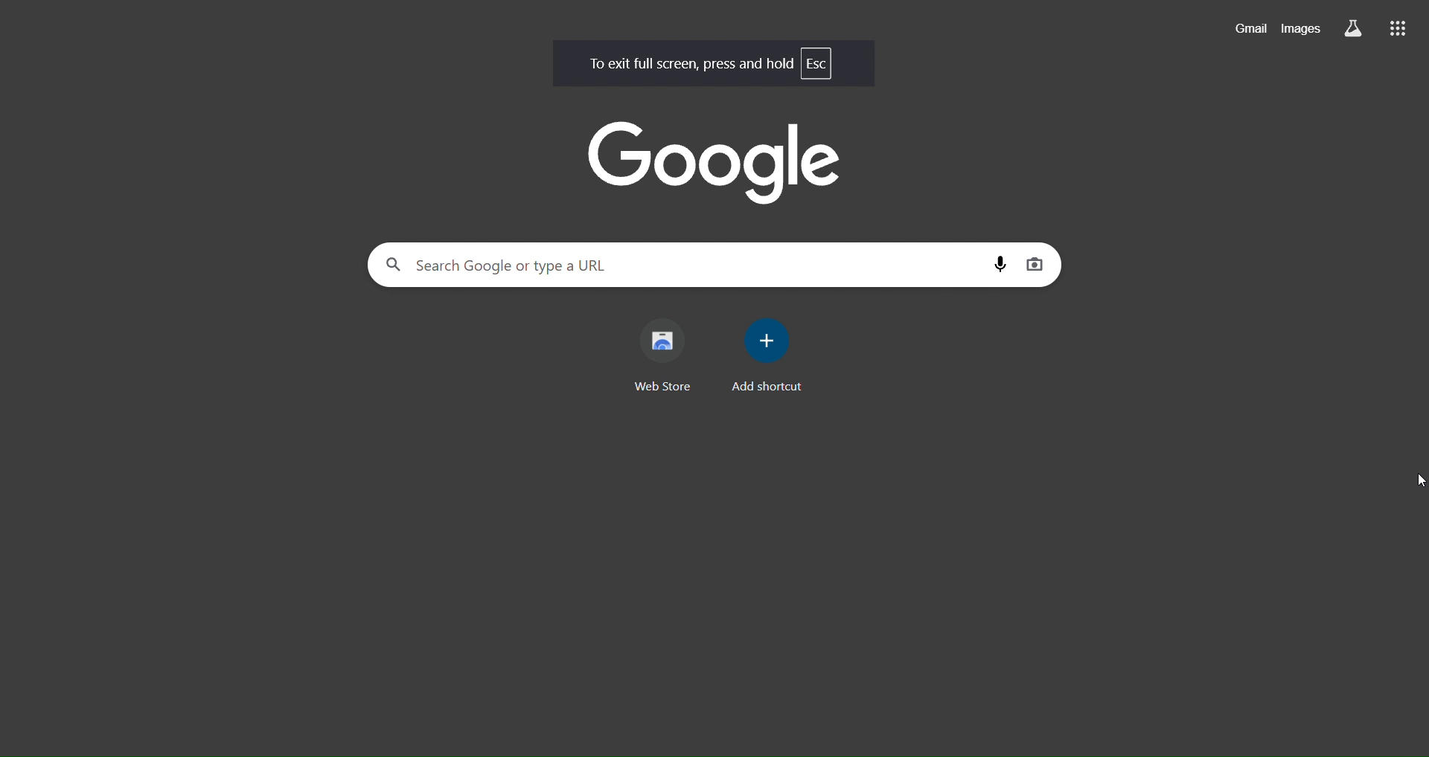  I want to click on search labs, so click(1354, 28).